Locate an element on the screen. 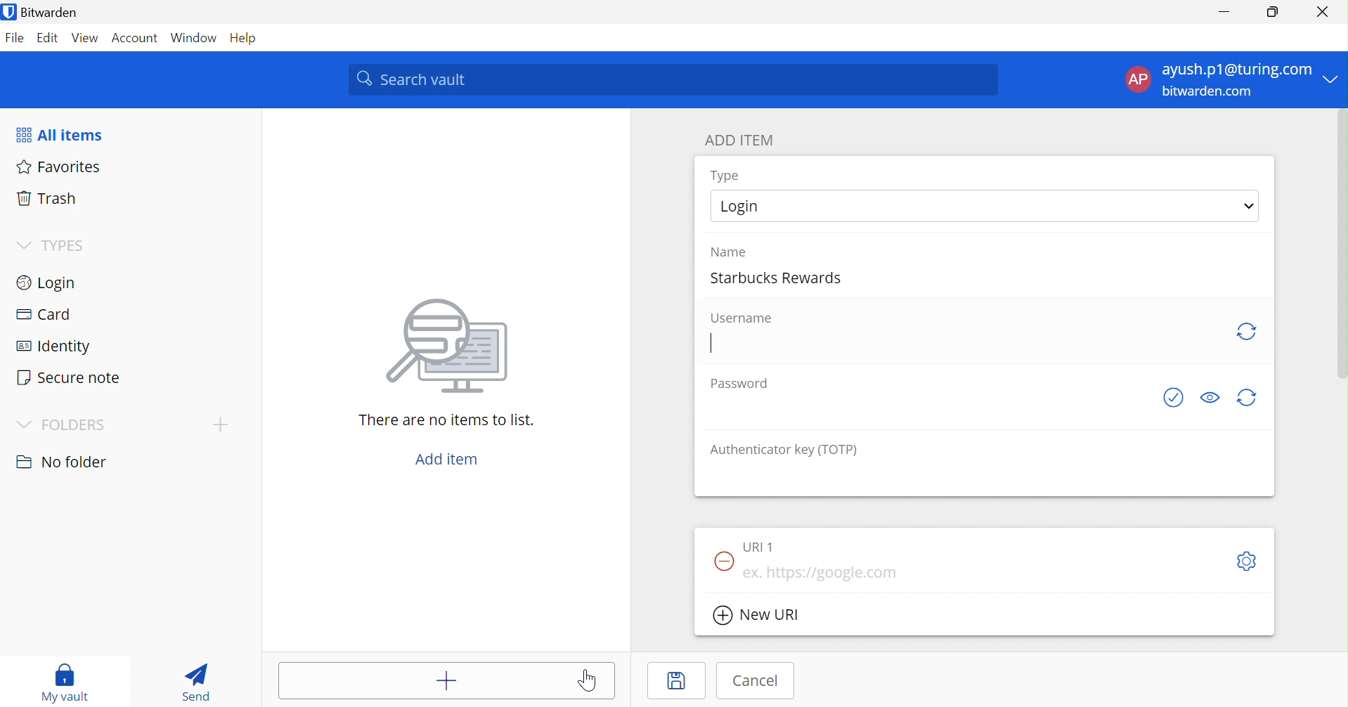  Authenticator key (TOTP) is located at coordinates (783, 450).